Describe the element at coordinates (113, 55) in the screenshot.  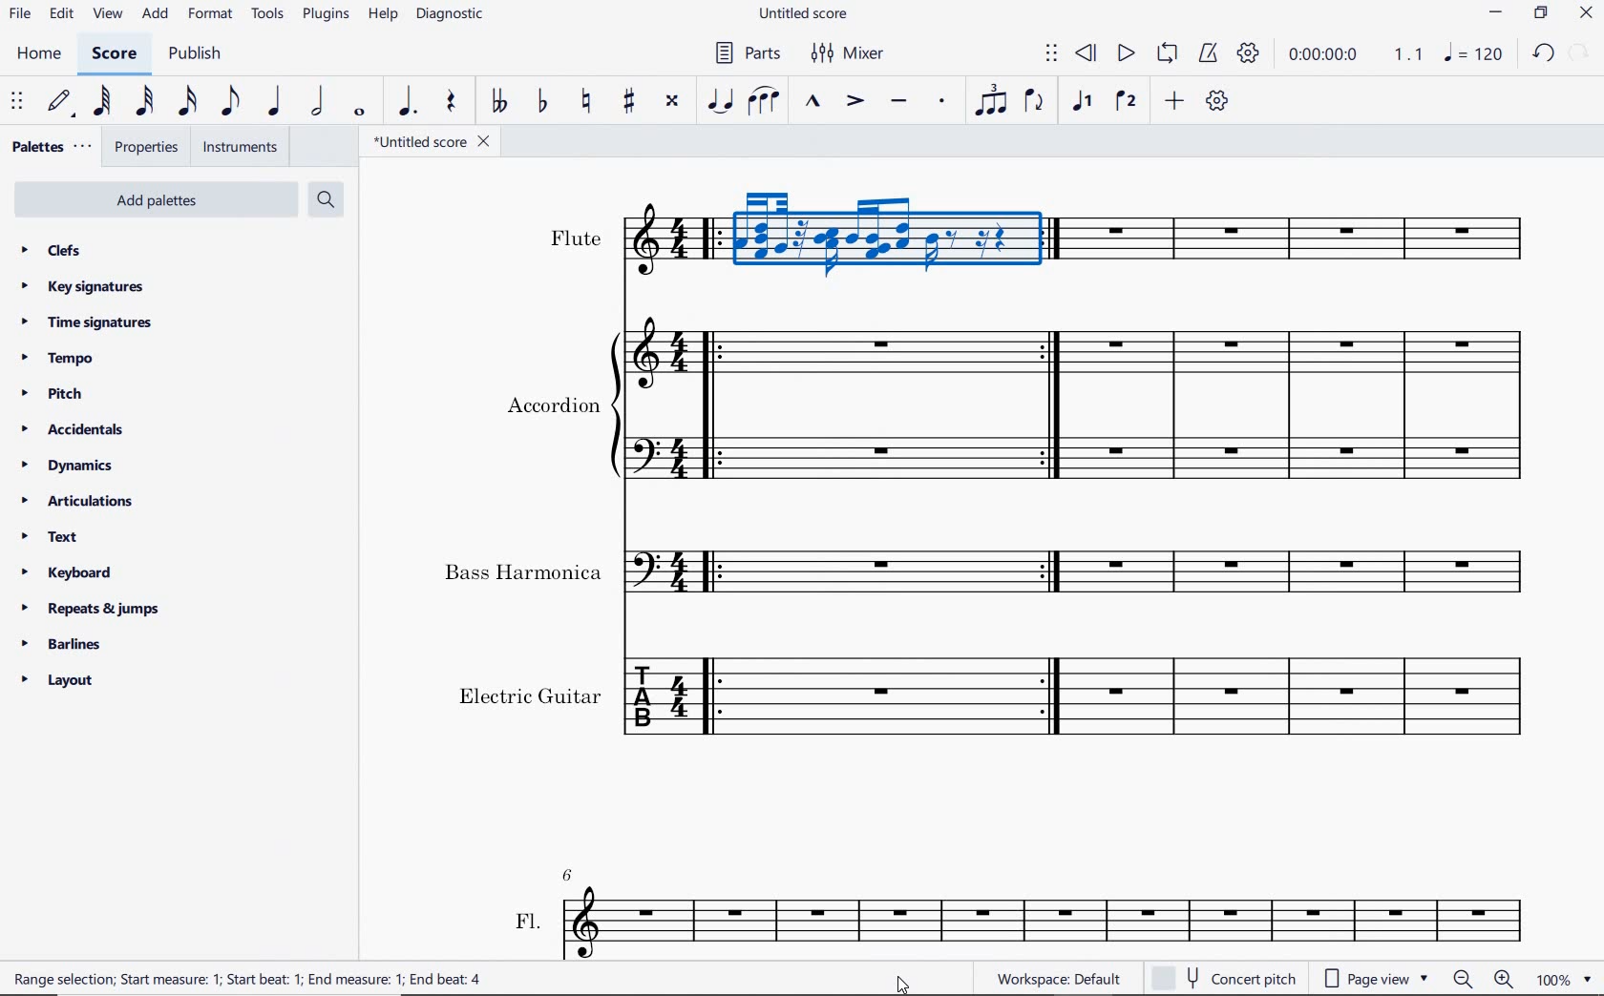
I see `score` at that location.